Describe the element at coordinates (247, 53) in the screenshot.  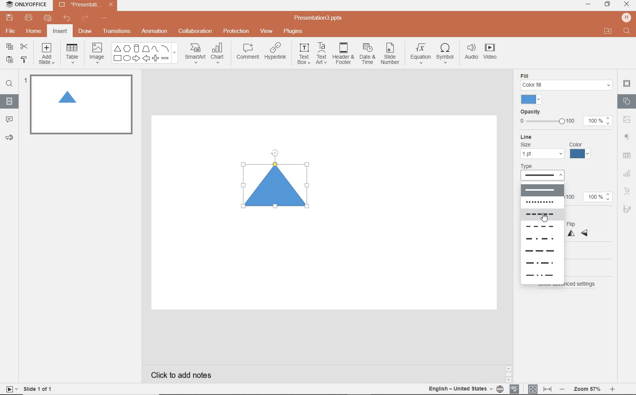
I see `COMMENT` at that location.